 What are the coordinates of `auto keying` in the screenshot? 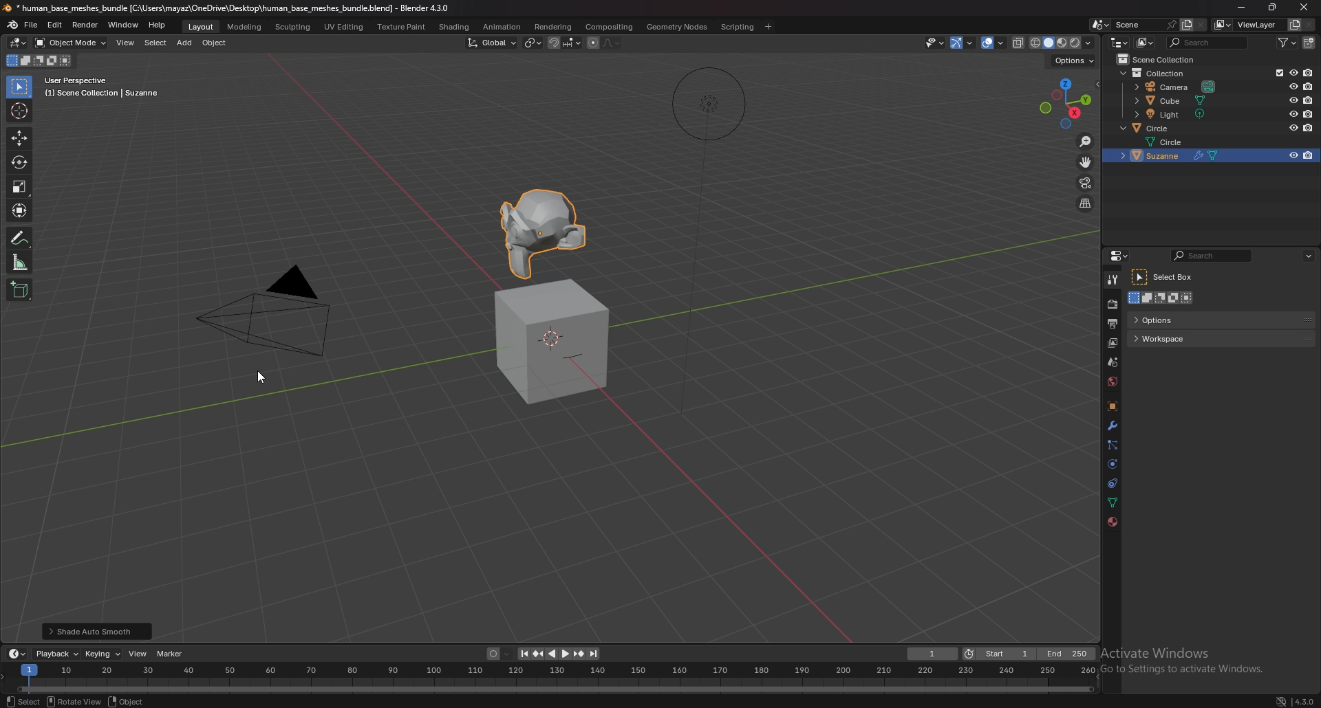 It's located at (497, 652).